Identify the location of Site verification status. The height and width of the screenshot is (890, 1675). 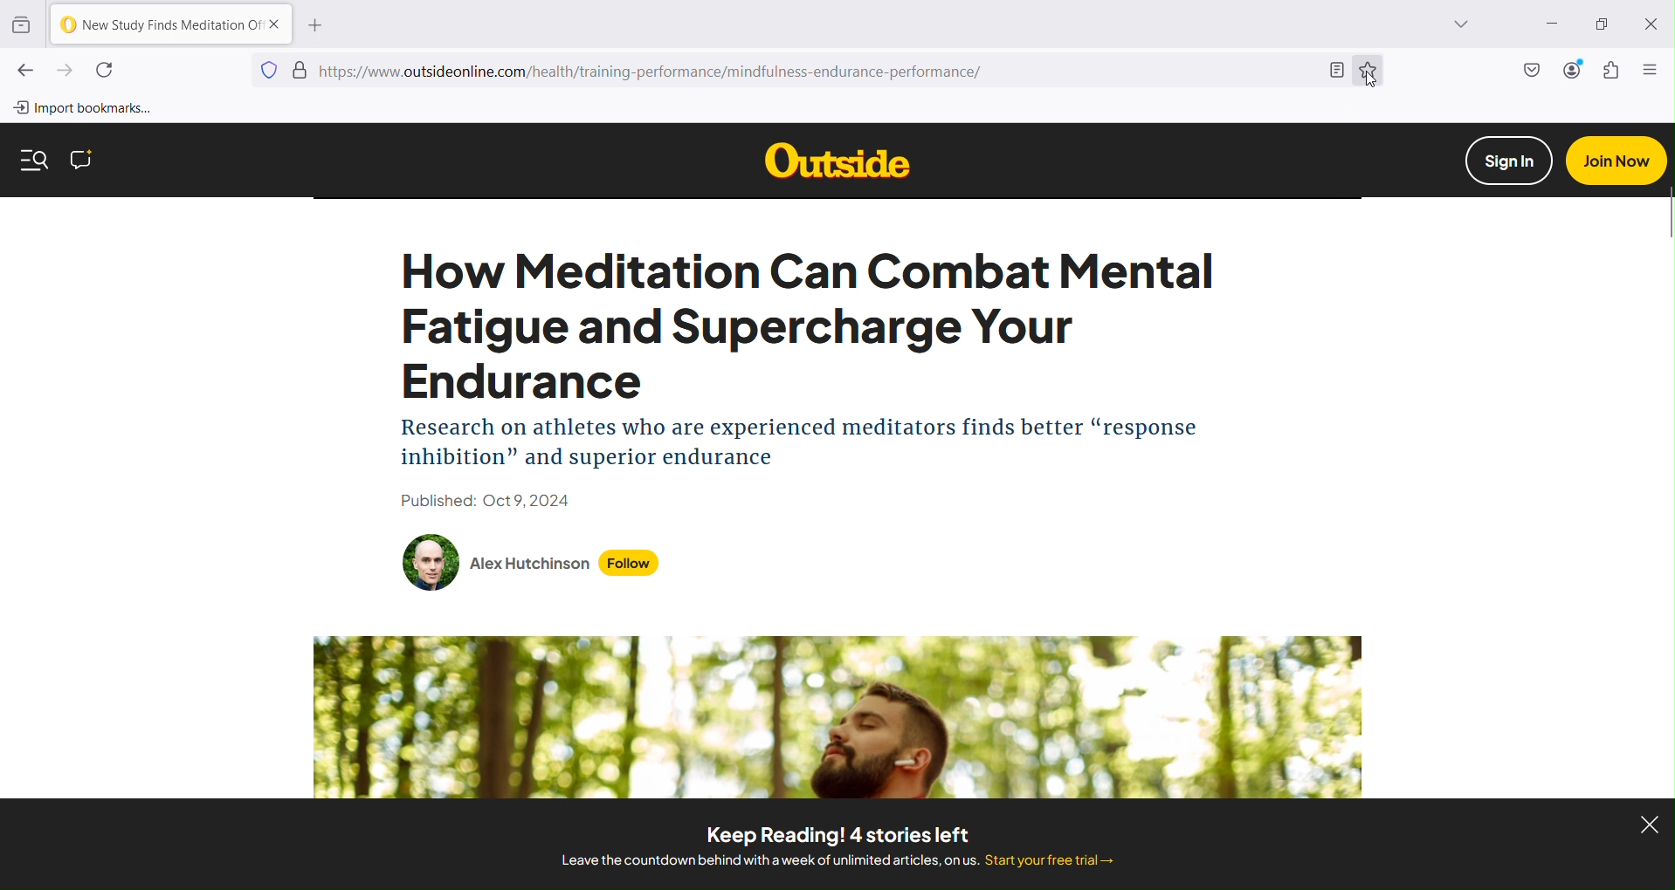
(300, 69).